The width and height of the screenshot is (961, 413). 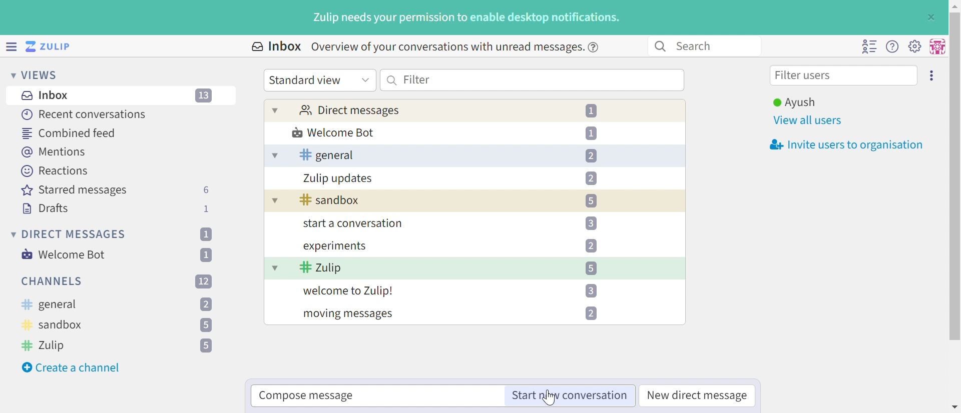 What do you see at coordinates (596, 46) in the screenshot?
I see `Help Center` at bounding box center [596, 46].